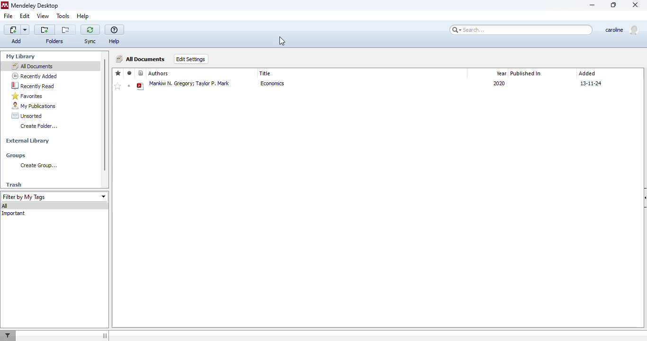 The image size is (647, 341). I want to click on mendeley logo, so click(5, 5).